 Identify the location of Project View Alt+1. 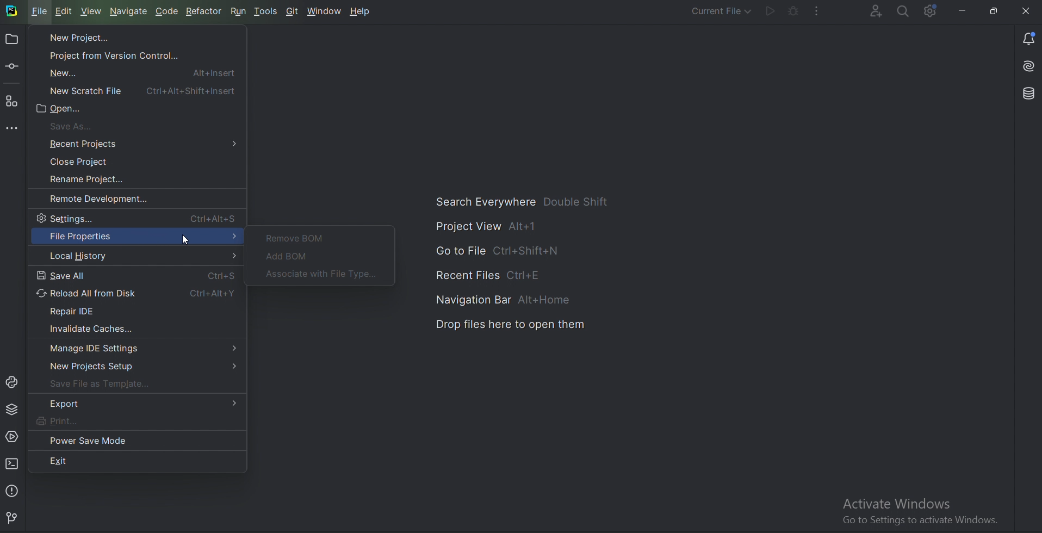
(492, 227).